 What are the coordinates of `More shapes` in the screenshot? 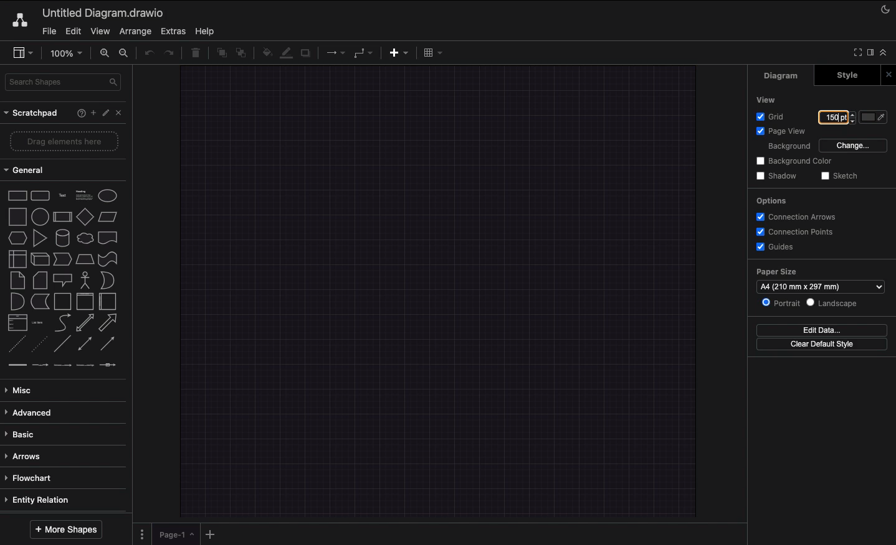 It's located at (65, 530).